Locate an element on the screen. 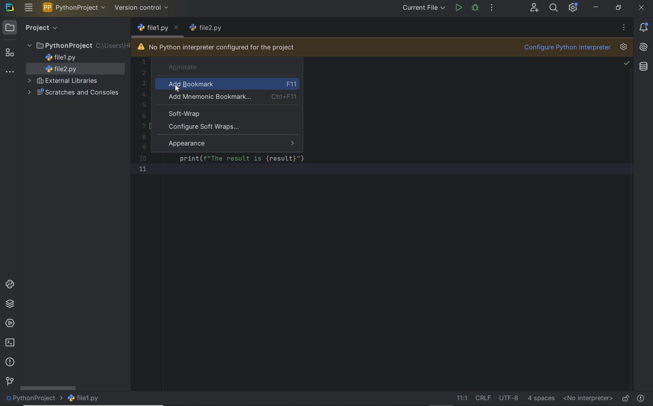 The width and height of the screenshot is (653, 406). appearance is located at coordinates (232, 144).